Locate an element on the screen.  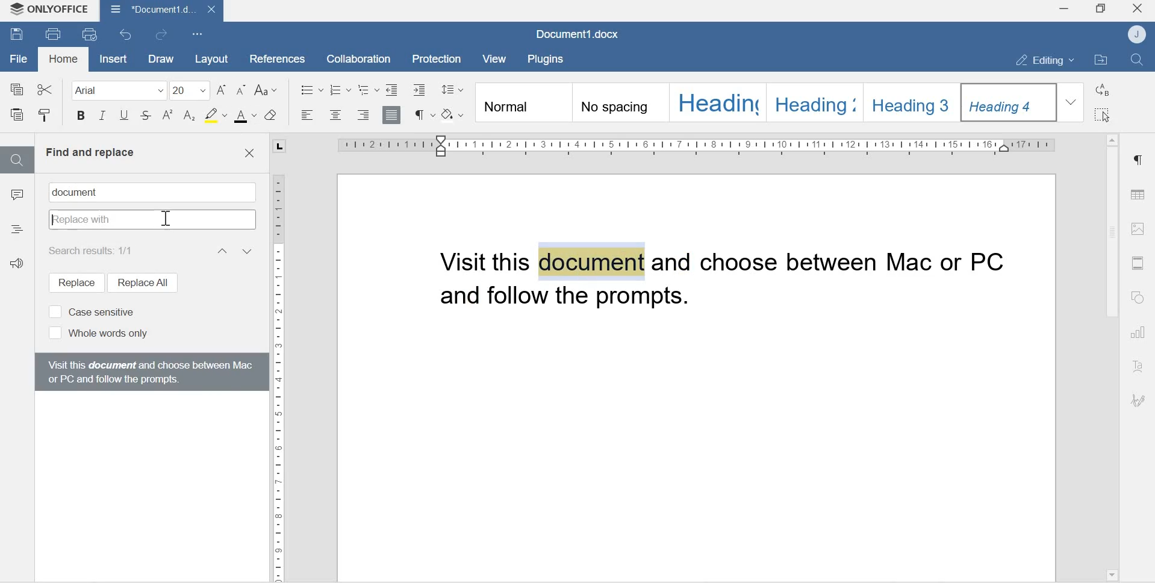
Text Cursor is located at coordinates (167, 219).